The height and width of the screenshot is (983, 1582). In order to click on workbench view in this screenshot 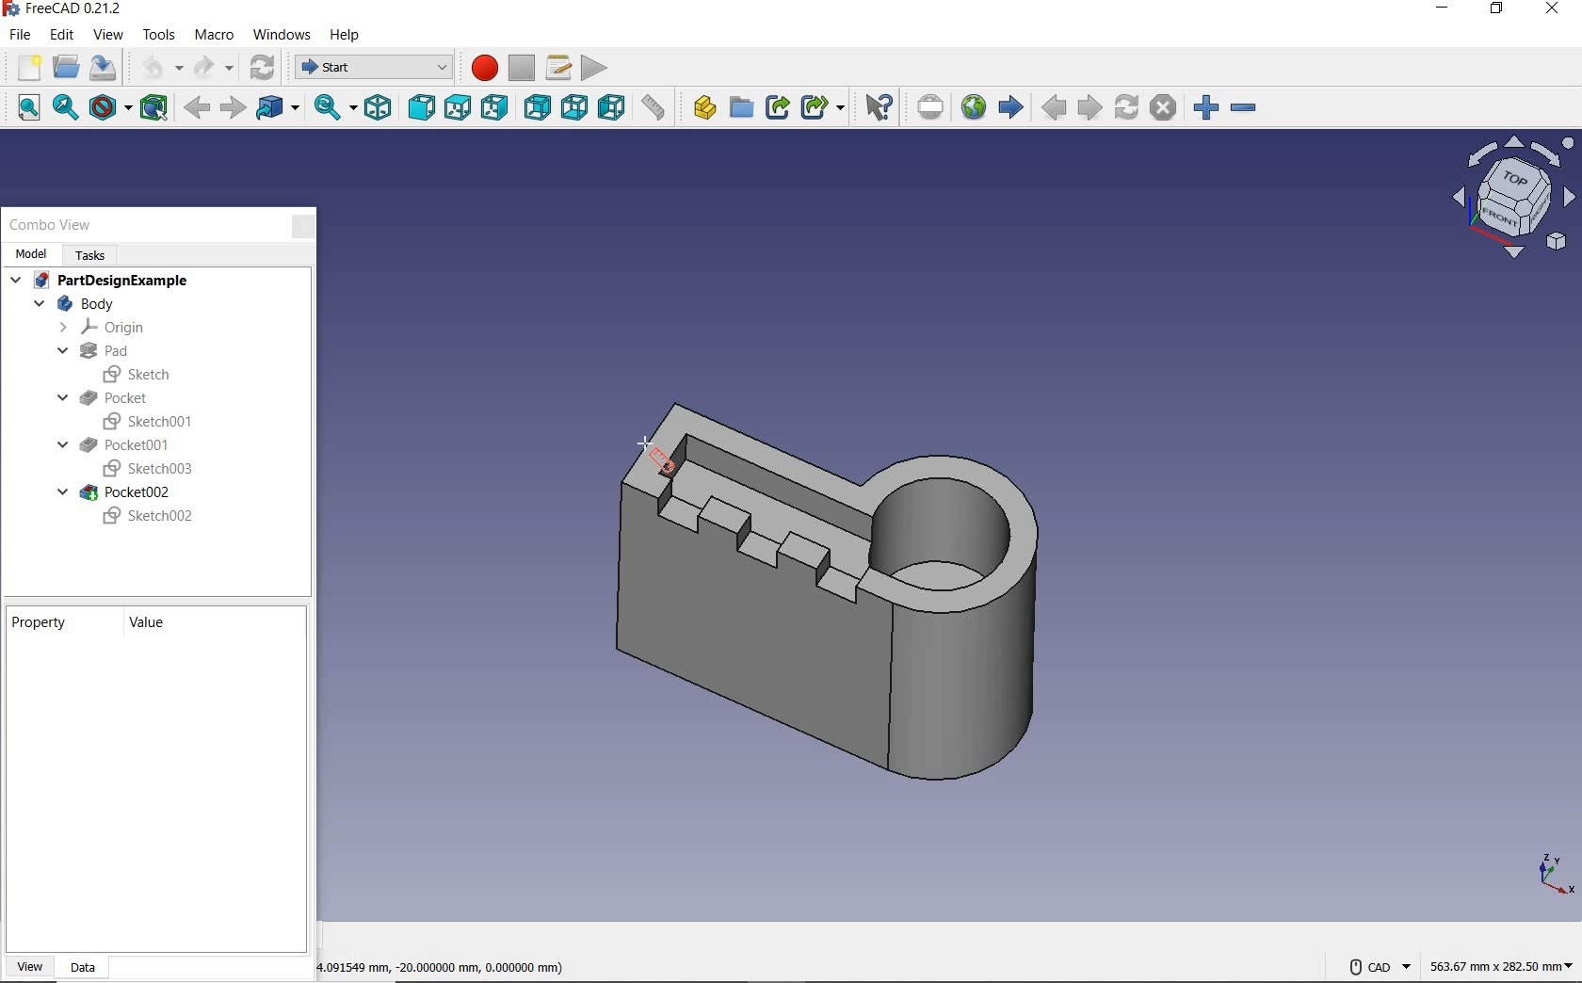, I will do `click(1511, 197)`.